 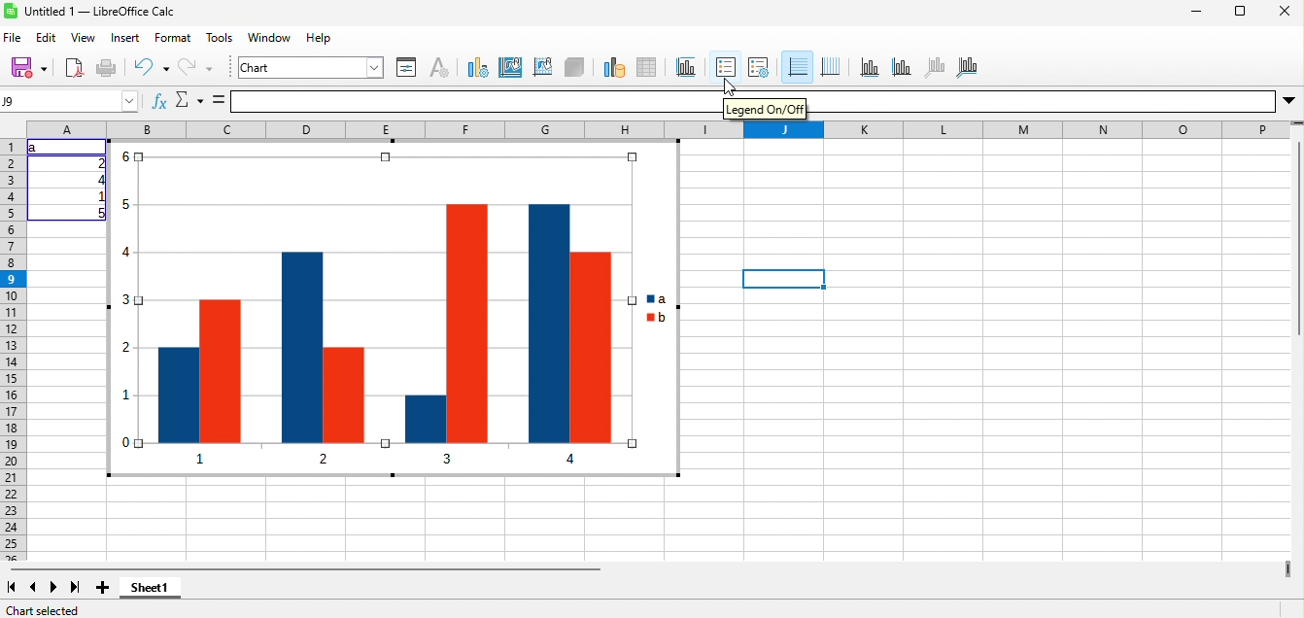 What do you see at coordinates (100, 163) in the screenshot?
I see `2` at bounding box center [100, 163].